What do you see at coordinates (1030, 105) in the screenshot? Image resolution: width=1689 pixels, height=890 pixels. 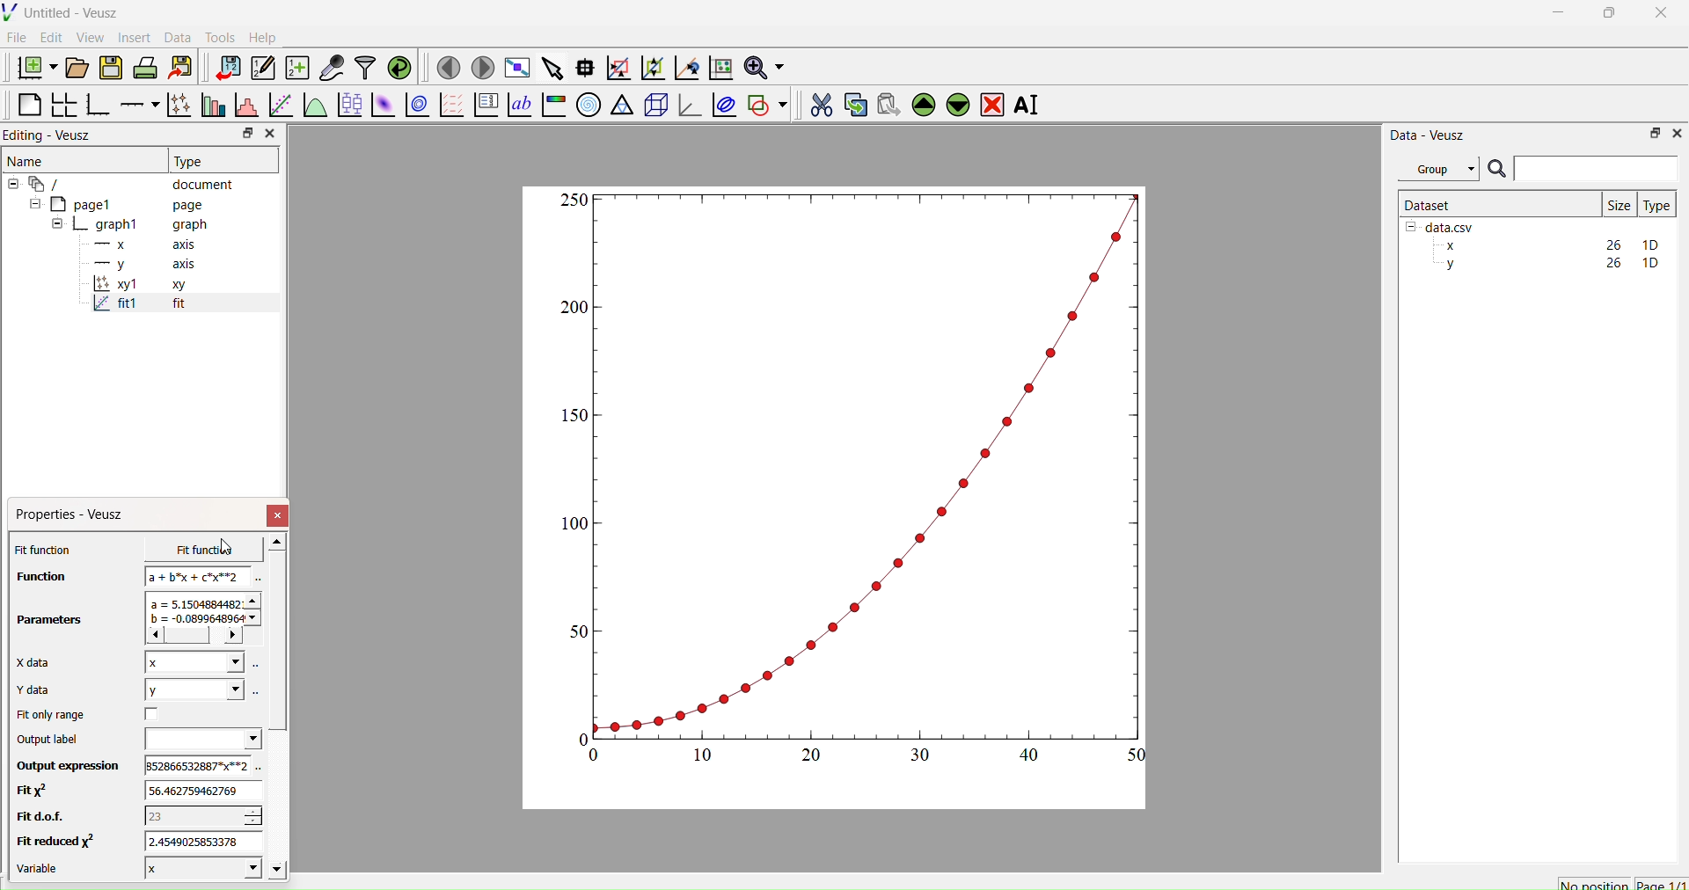 I see `Rename` at bounding box center [1030, 105].